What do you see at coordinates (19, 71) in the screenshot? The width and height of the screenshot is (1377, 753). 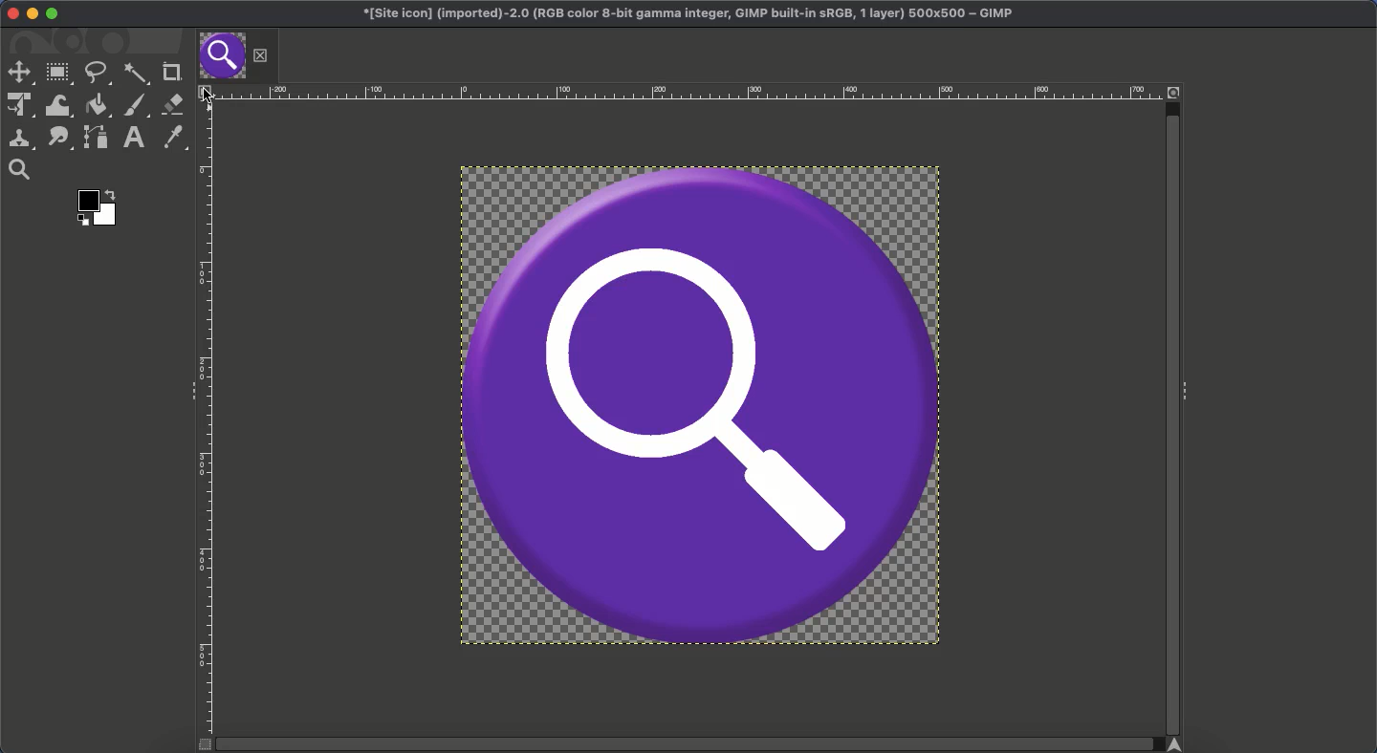 I see `Move tool` at bounding box center [19, 71].